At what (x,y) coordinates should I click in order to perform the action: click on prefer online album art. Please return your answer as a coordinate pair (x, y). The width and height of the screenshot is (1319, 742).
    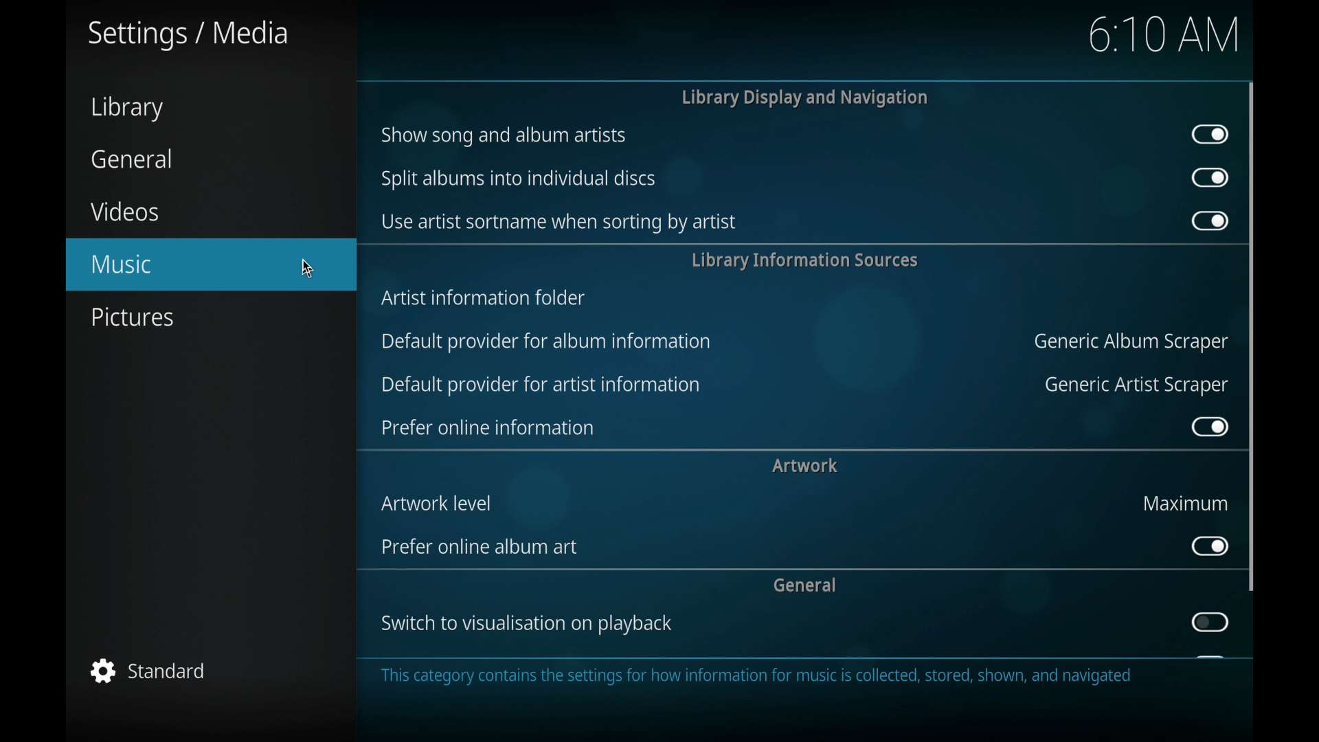
    Looking at the image, I should click on (483, 547).